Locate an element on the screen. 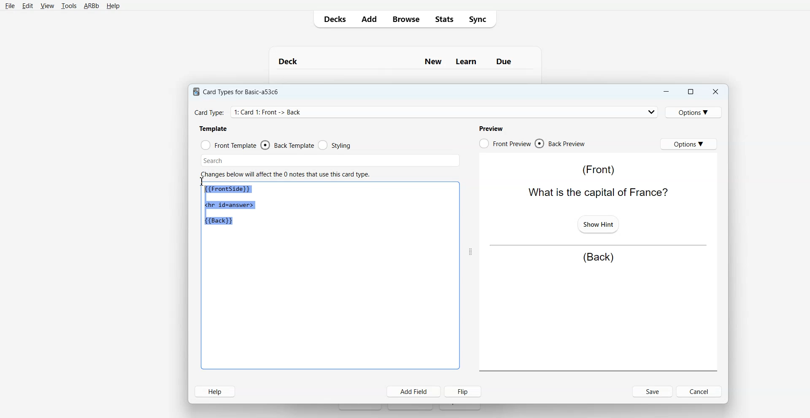 The image size is (810, 418). Add is located at coordinates (369, 19).